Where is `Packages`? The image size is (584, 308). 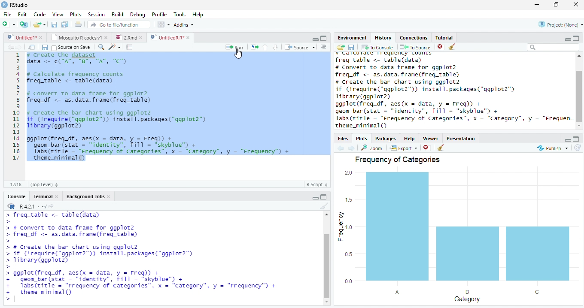
Packages is located at coordinates (386, 138).